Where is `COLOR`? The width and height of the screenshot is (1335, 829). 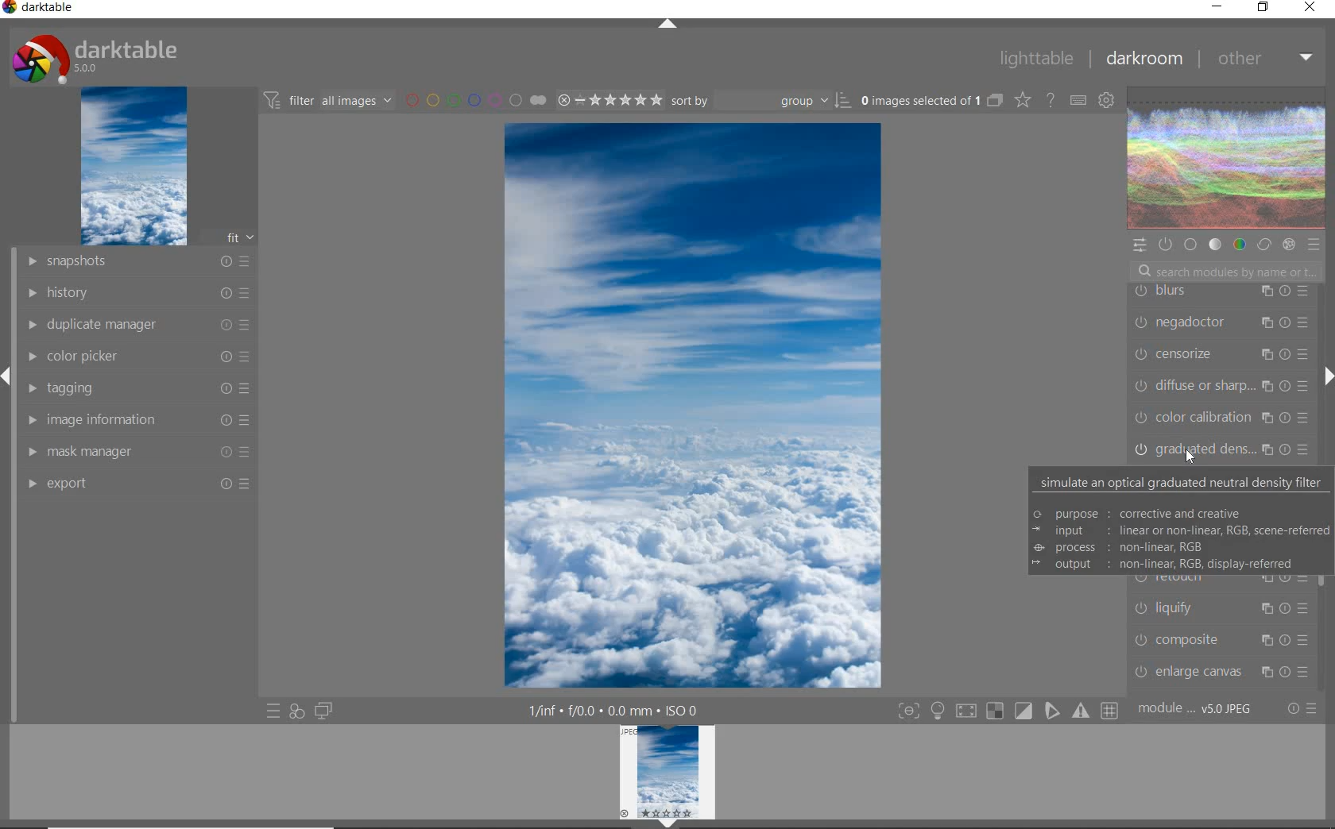 COLOR is located at coordinates (1239, 245).